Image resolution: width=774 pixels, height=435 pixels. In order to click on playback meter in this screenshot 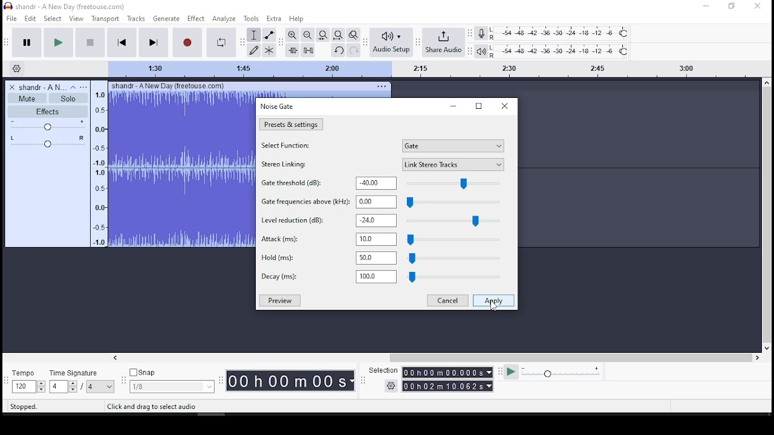, I will do `click(480, 51)`.